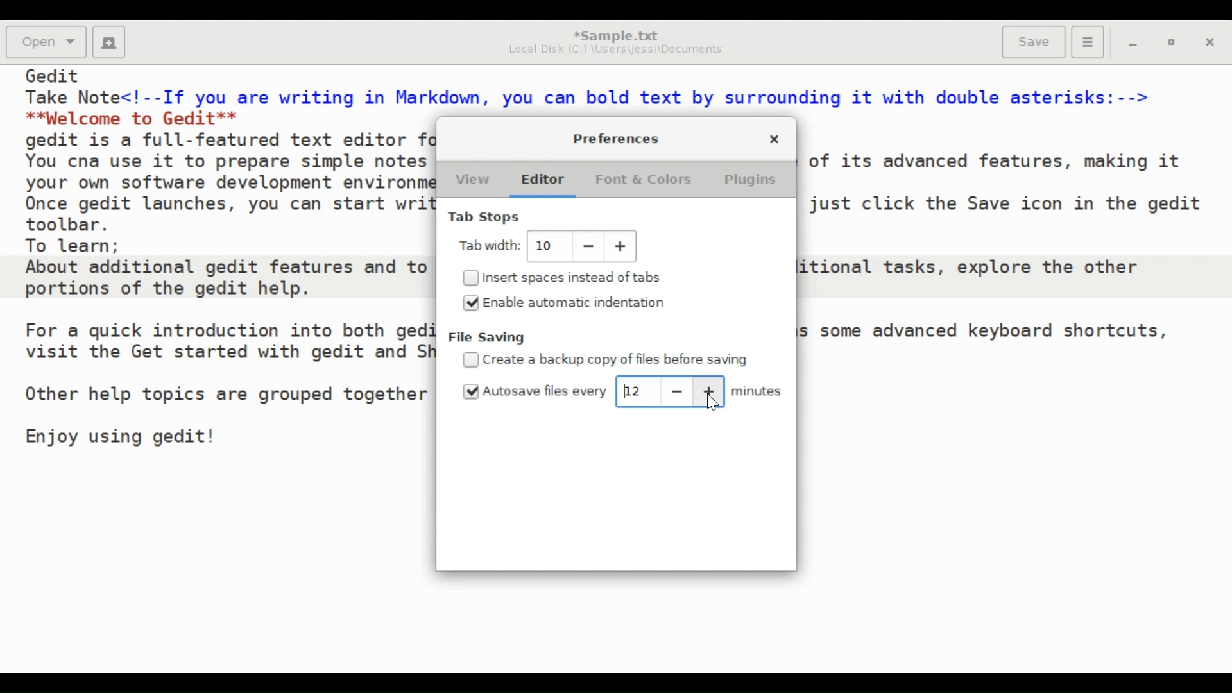 This screenshot has width=1232, height=693. What do you see at coordinates (1174, 44) in the screenshot?
I see `restore` at bounding box center [1174, 44].